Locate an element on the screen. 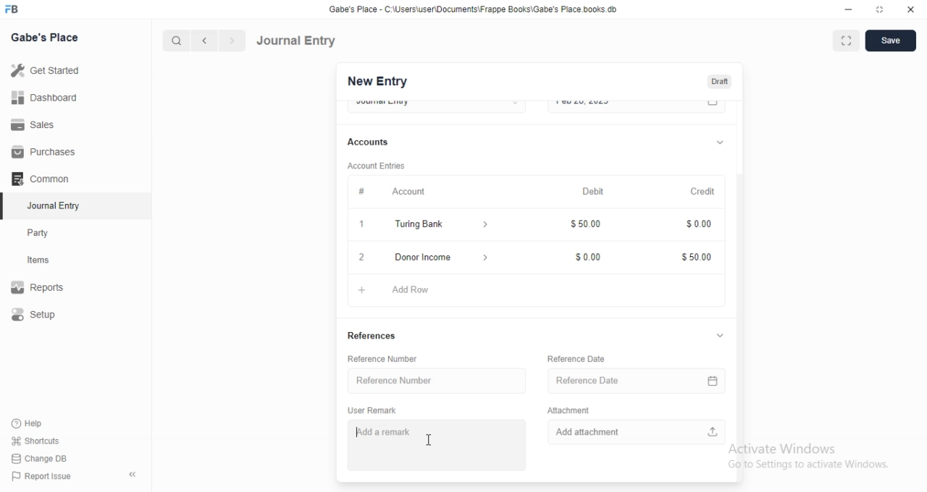  Reference Number is located at coordinates (432, 380).